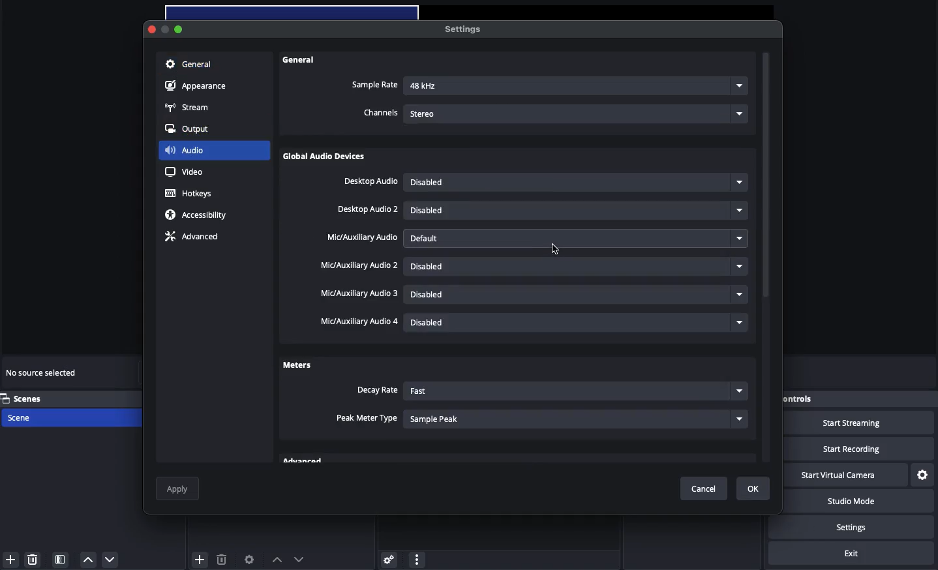 This screenshot has height=570, width=938. What do you see at coordinates (31, 398) in the screenshot?
I see `Scenes` at bounding box center [31, 398].